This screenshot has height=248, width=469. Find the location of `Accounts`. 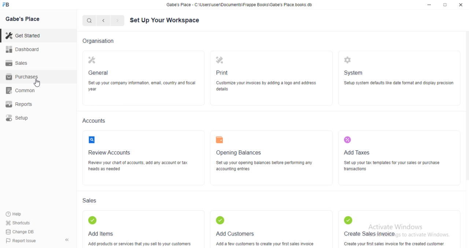

Accounts is located at coordinates (95, 121).